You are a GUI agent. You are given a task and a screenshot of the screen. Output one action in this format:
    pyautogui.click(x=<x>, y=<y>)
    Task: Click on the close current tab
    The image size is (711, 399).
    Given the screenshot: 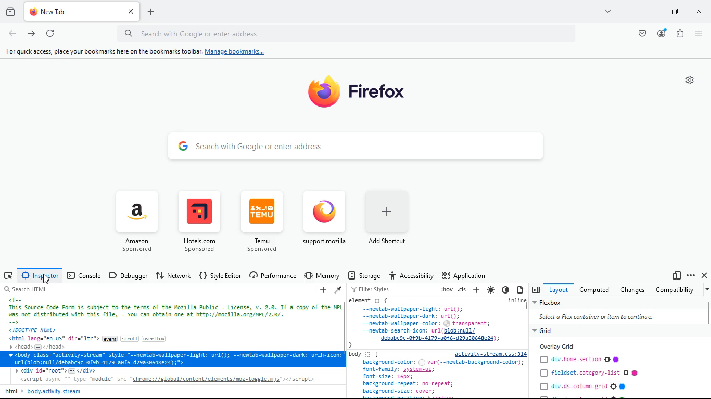 What is the action you would take?
    pyautogui.click(x=130, y=11)
    